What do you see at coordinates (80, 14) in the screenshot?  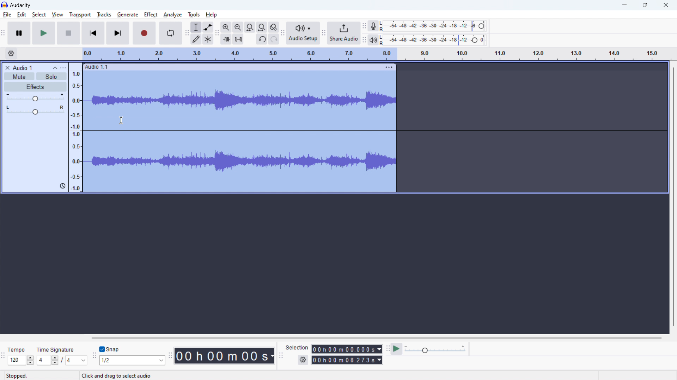 I see `transport` at bounding box center [80, 14].